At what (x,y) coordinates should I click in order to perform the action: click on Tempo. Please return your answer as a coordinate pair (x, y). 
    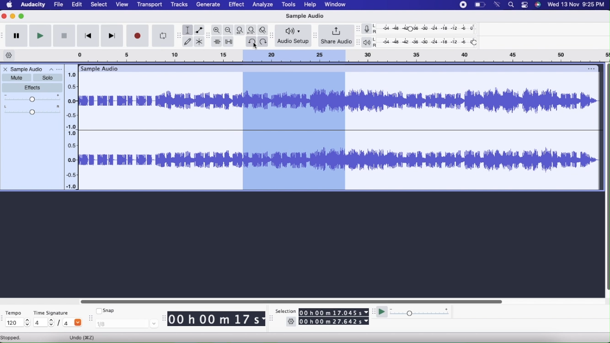
    Looking at the image, I should click on (14, 314).